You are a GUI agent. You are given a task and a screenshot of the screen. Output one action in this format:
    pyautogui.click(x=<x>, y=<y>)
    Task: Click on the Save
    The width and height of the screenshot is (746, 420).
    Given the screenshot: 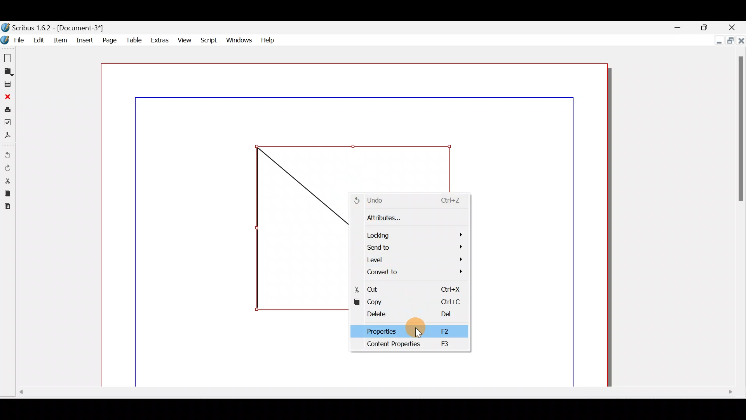 What is the action you would take?
    pyautogui.click(x=7, y=84)
    